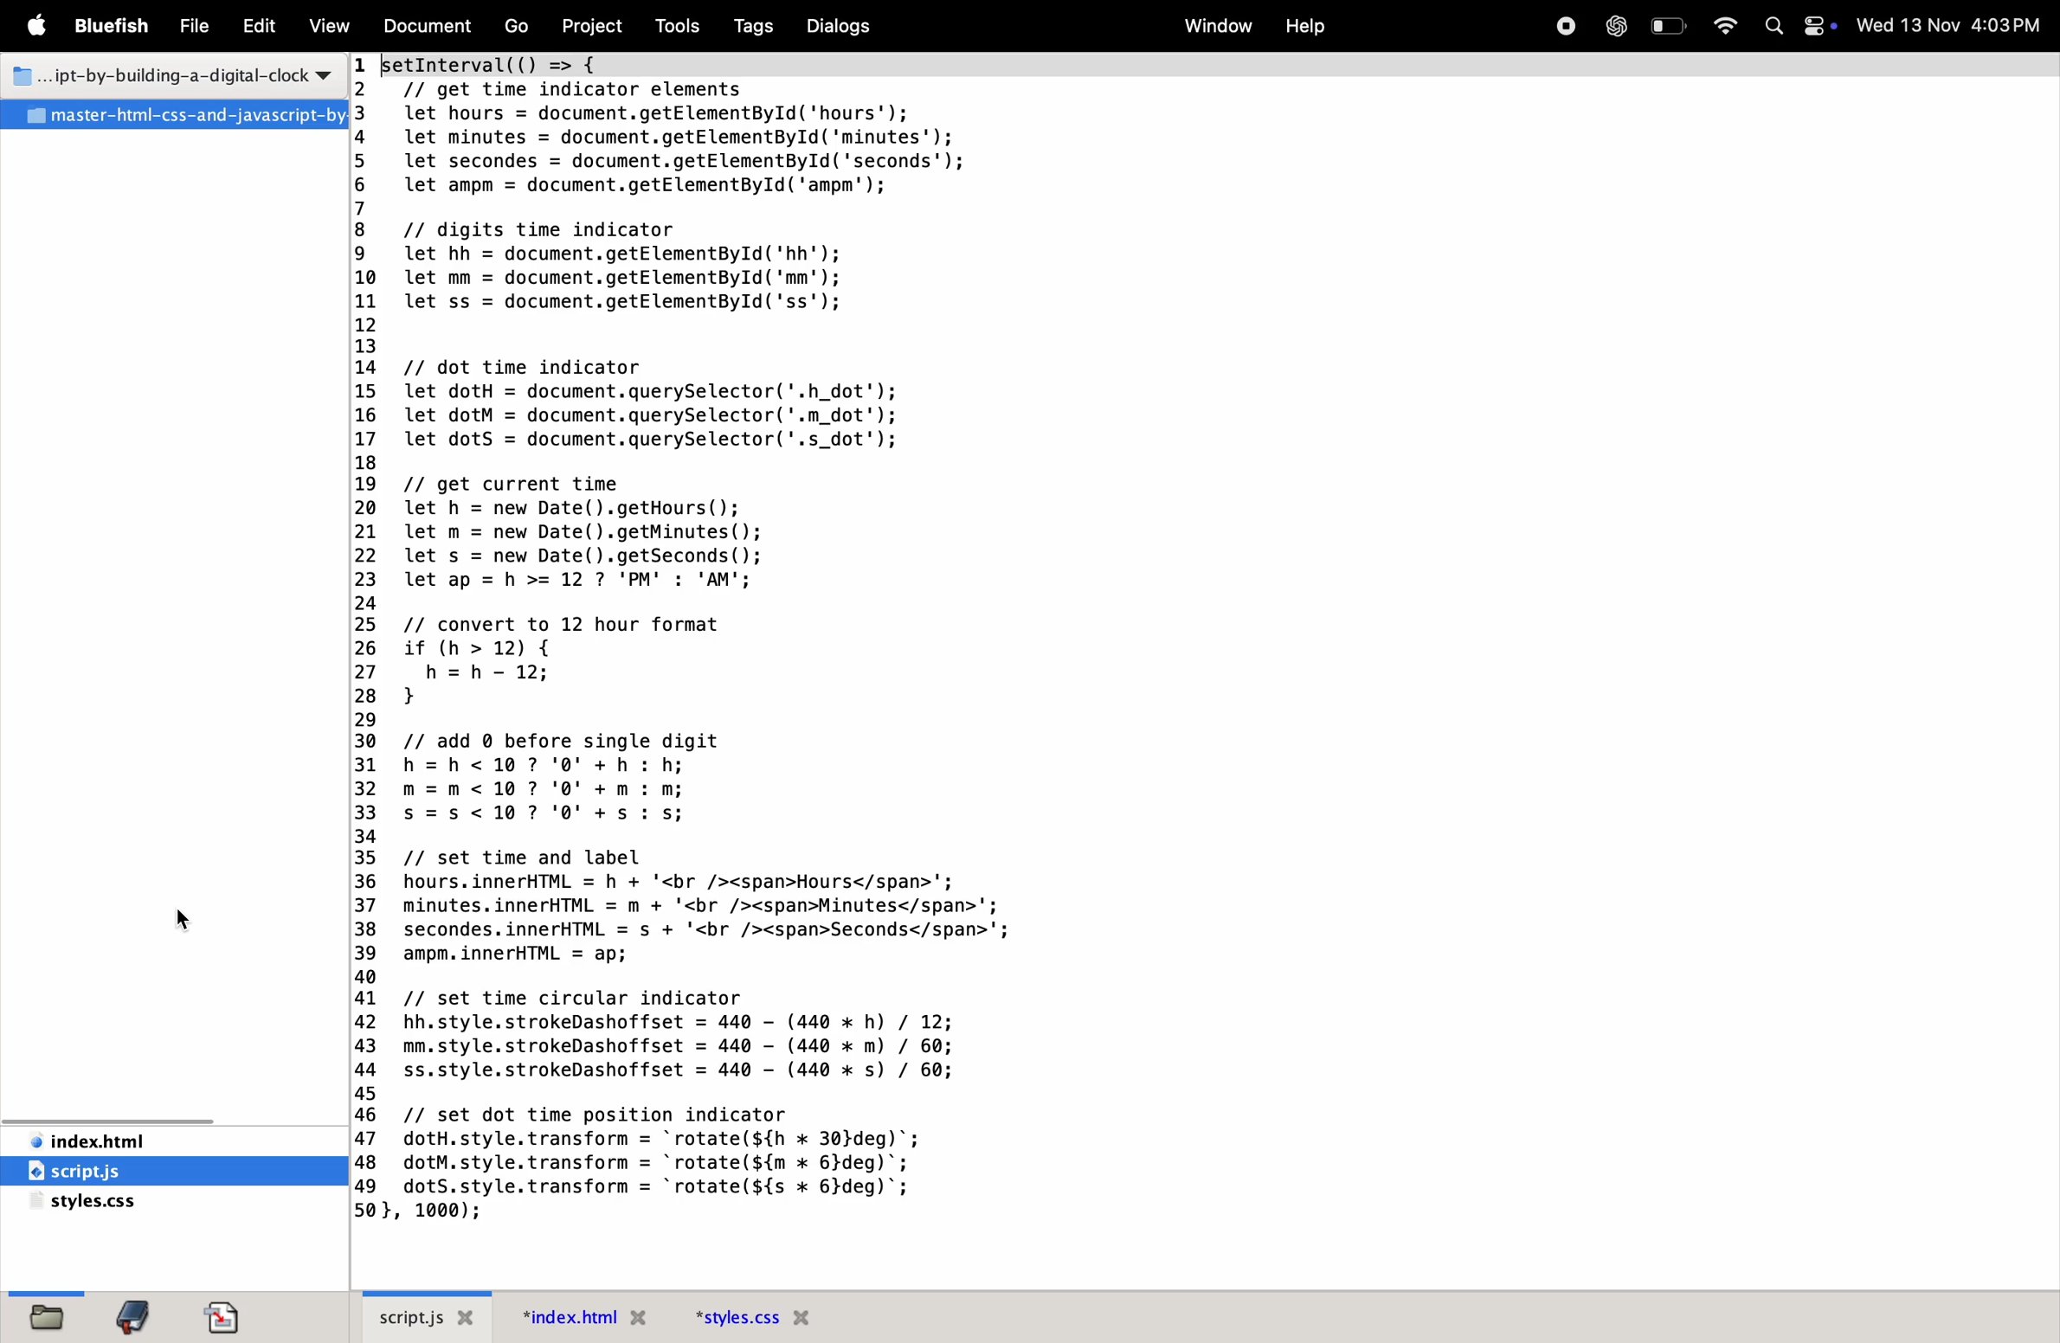 The height and width of the screenshot is (1343, 2060). Describe the element at coordinates (1821, 26) in the screenshot. I see `apple widgets` at that location.